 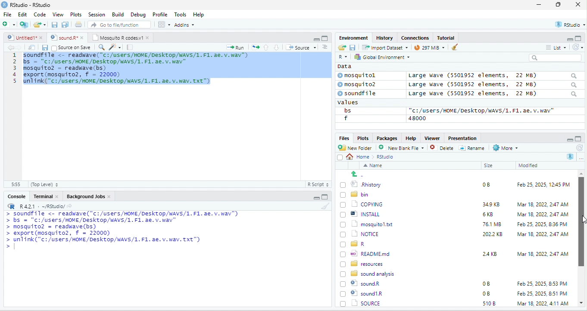 What do you see at coordinates (540, 215) in the screenshot?
I see `Mar 18, 2022, 2:47 AM` at bounding box center [540, 215].